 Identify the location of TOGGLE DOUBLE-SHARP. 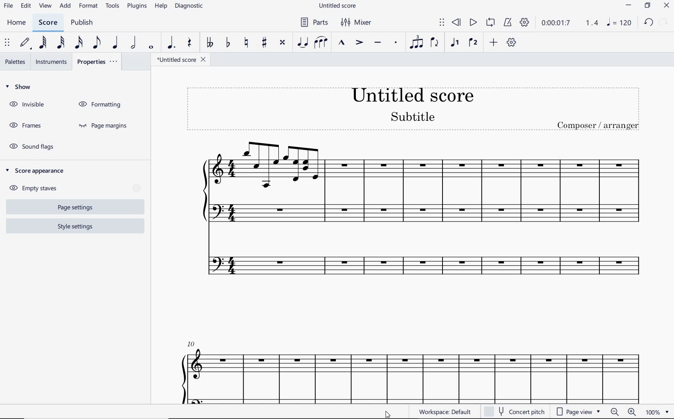
(282, 43).